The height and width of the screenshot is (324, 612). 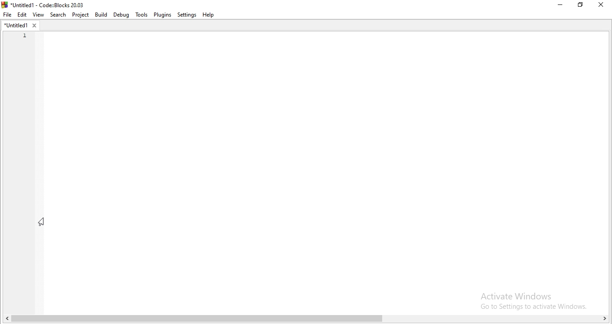 What do you see at coordinates (209, 15) in the screenshot?
I see `Help` at bounding box center [209, 15].